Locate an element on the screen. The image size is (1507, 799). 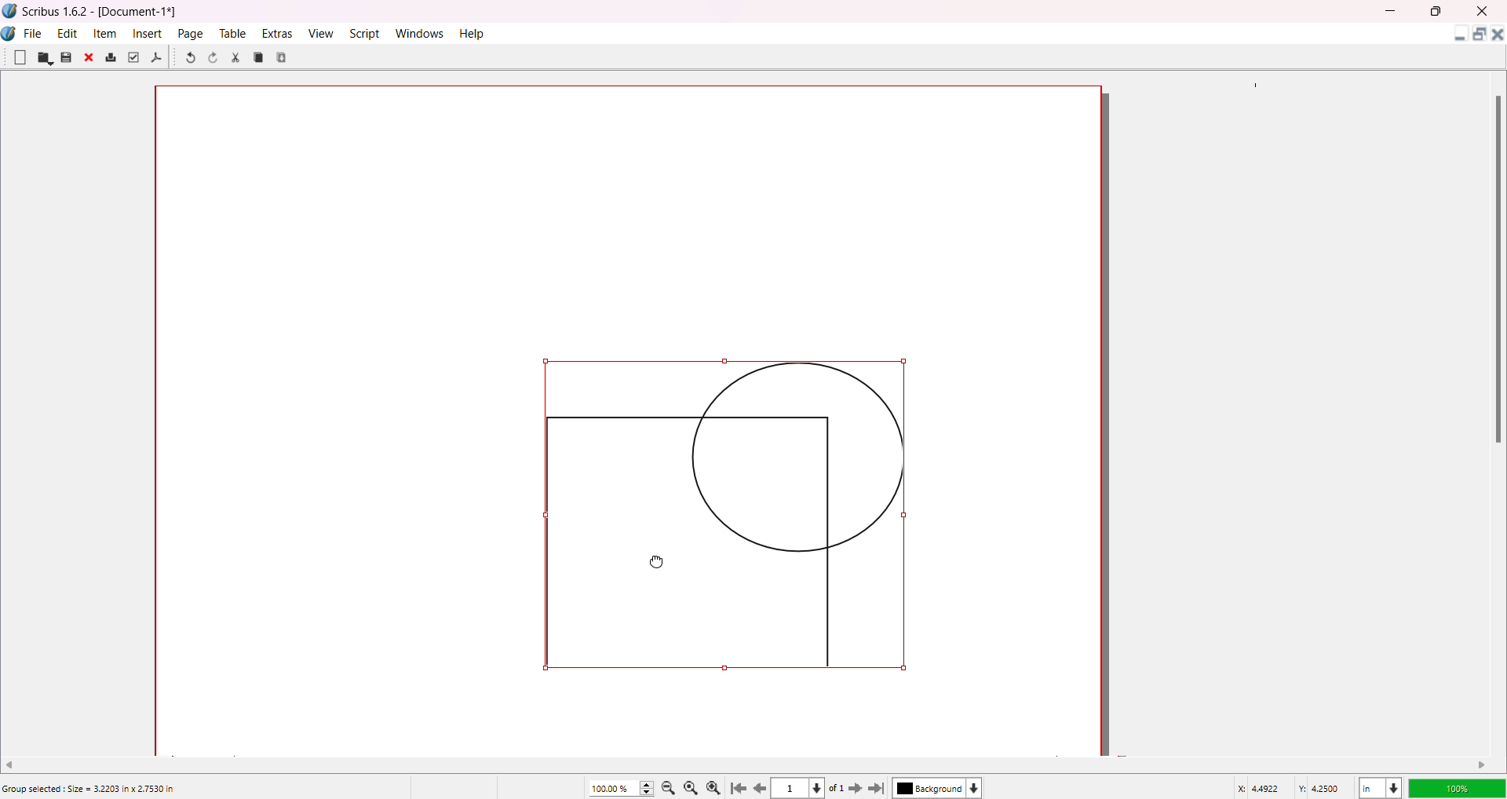
Zoom out is located at coordinates (671, 787).